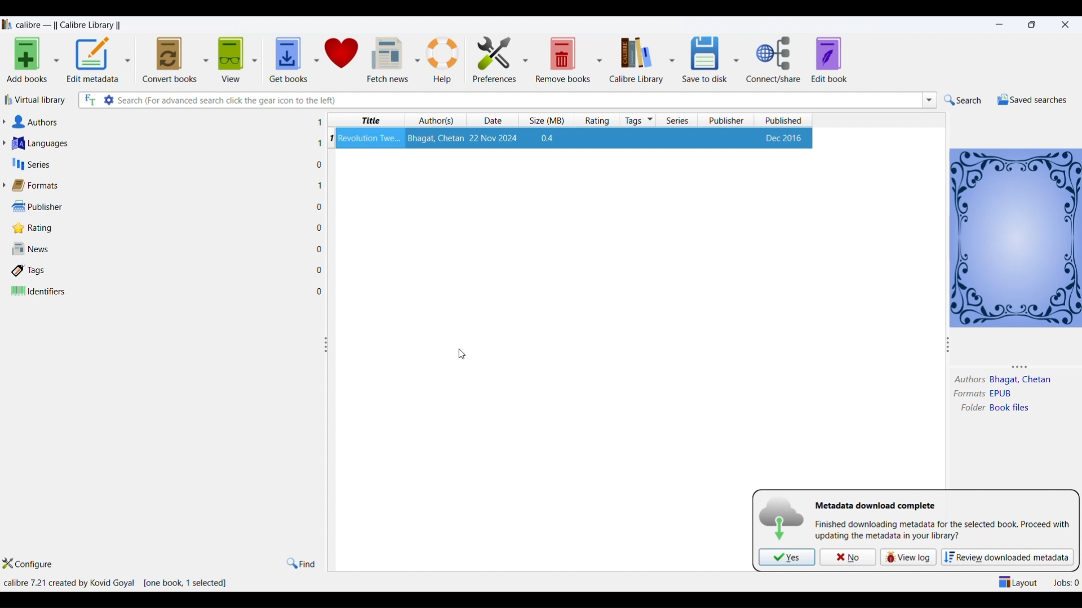 The width and height of the screenshot is (1082, 608). What do you see at coordinates (417, 60) in the screenshot?
I see `fetch news options dropdown button` at bounding box center [417, 60].